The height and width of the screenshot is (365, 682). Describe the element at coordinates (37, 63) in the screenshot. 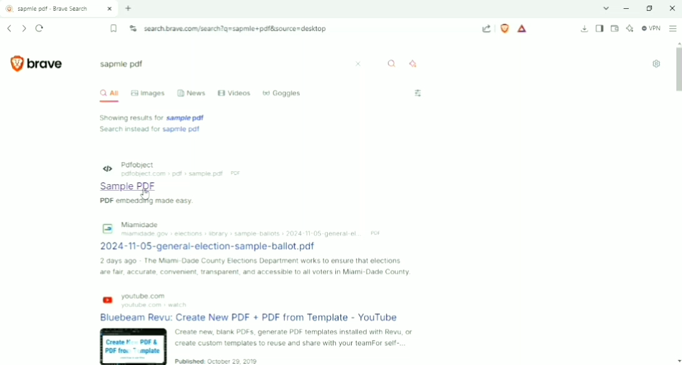

I see `brave logo` at that location.